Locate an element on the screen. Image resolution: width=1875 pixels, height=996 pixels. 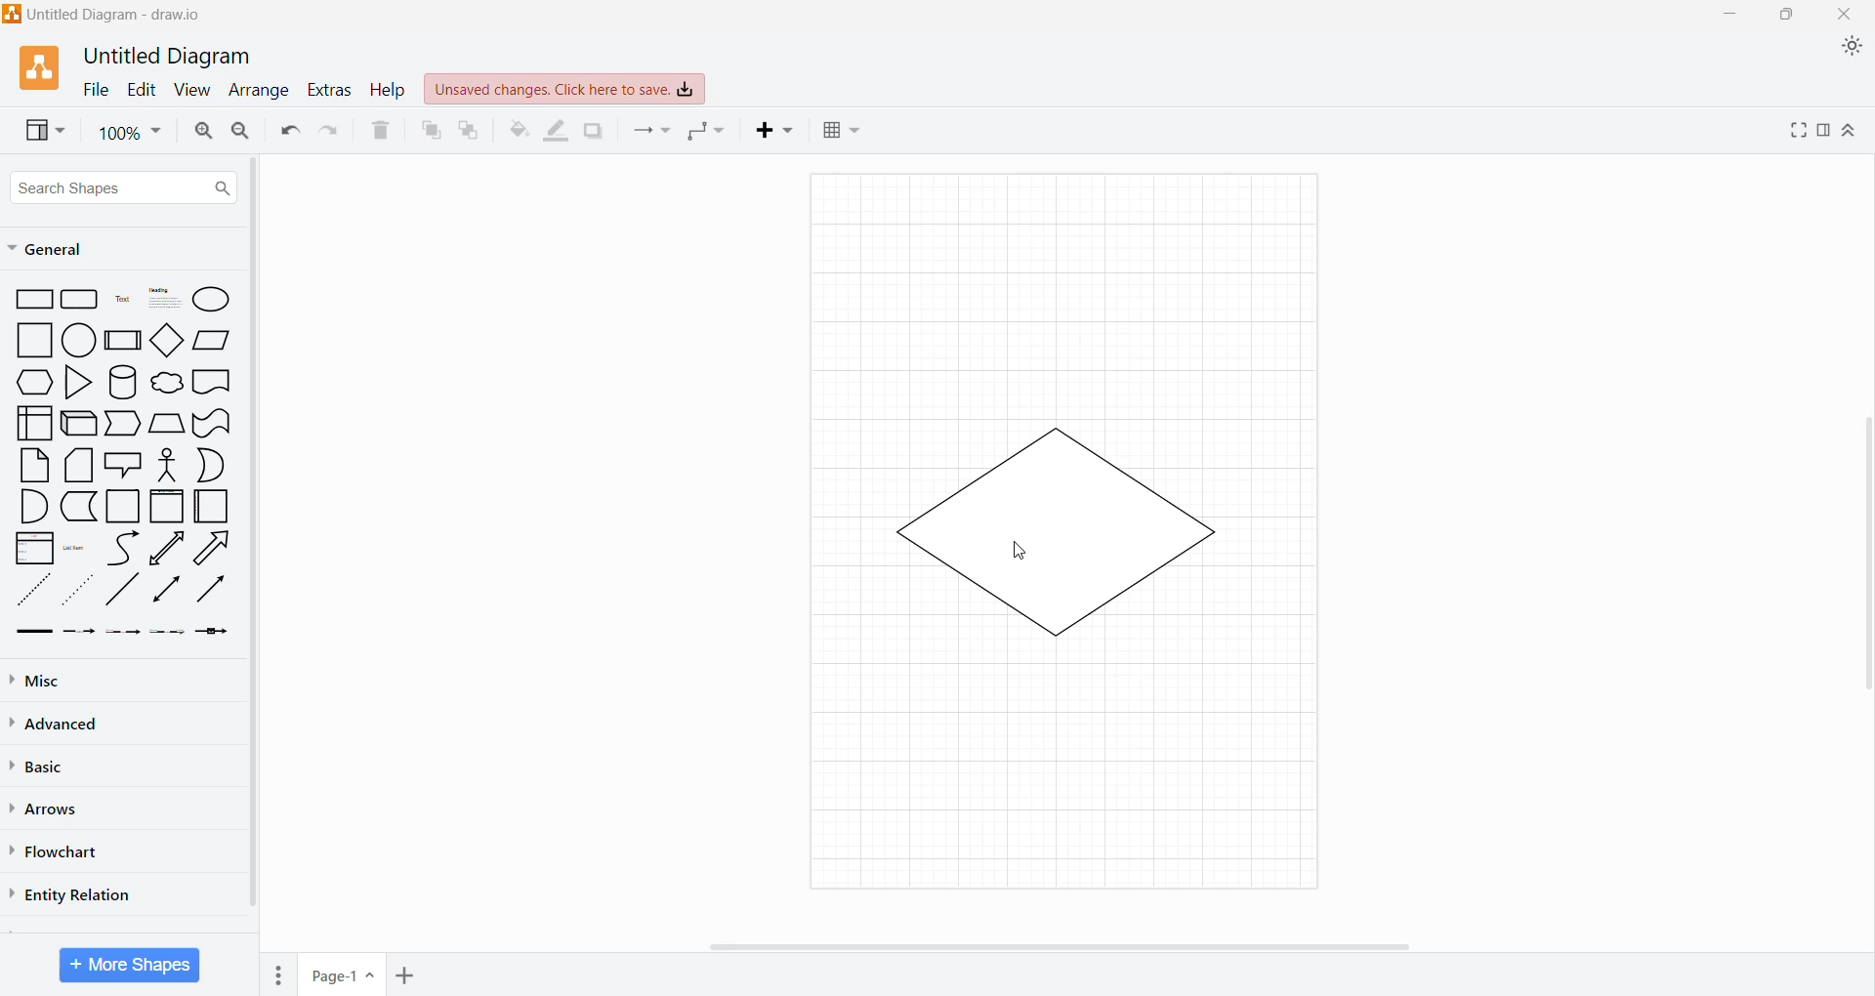
Zoom Out is located at coordinates (240, 132).